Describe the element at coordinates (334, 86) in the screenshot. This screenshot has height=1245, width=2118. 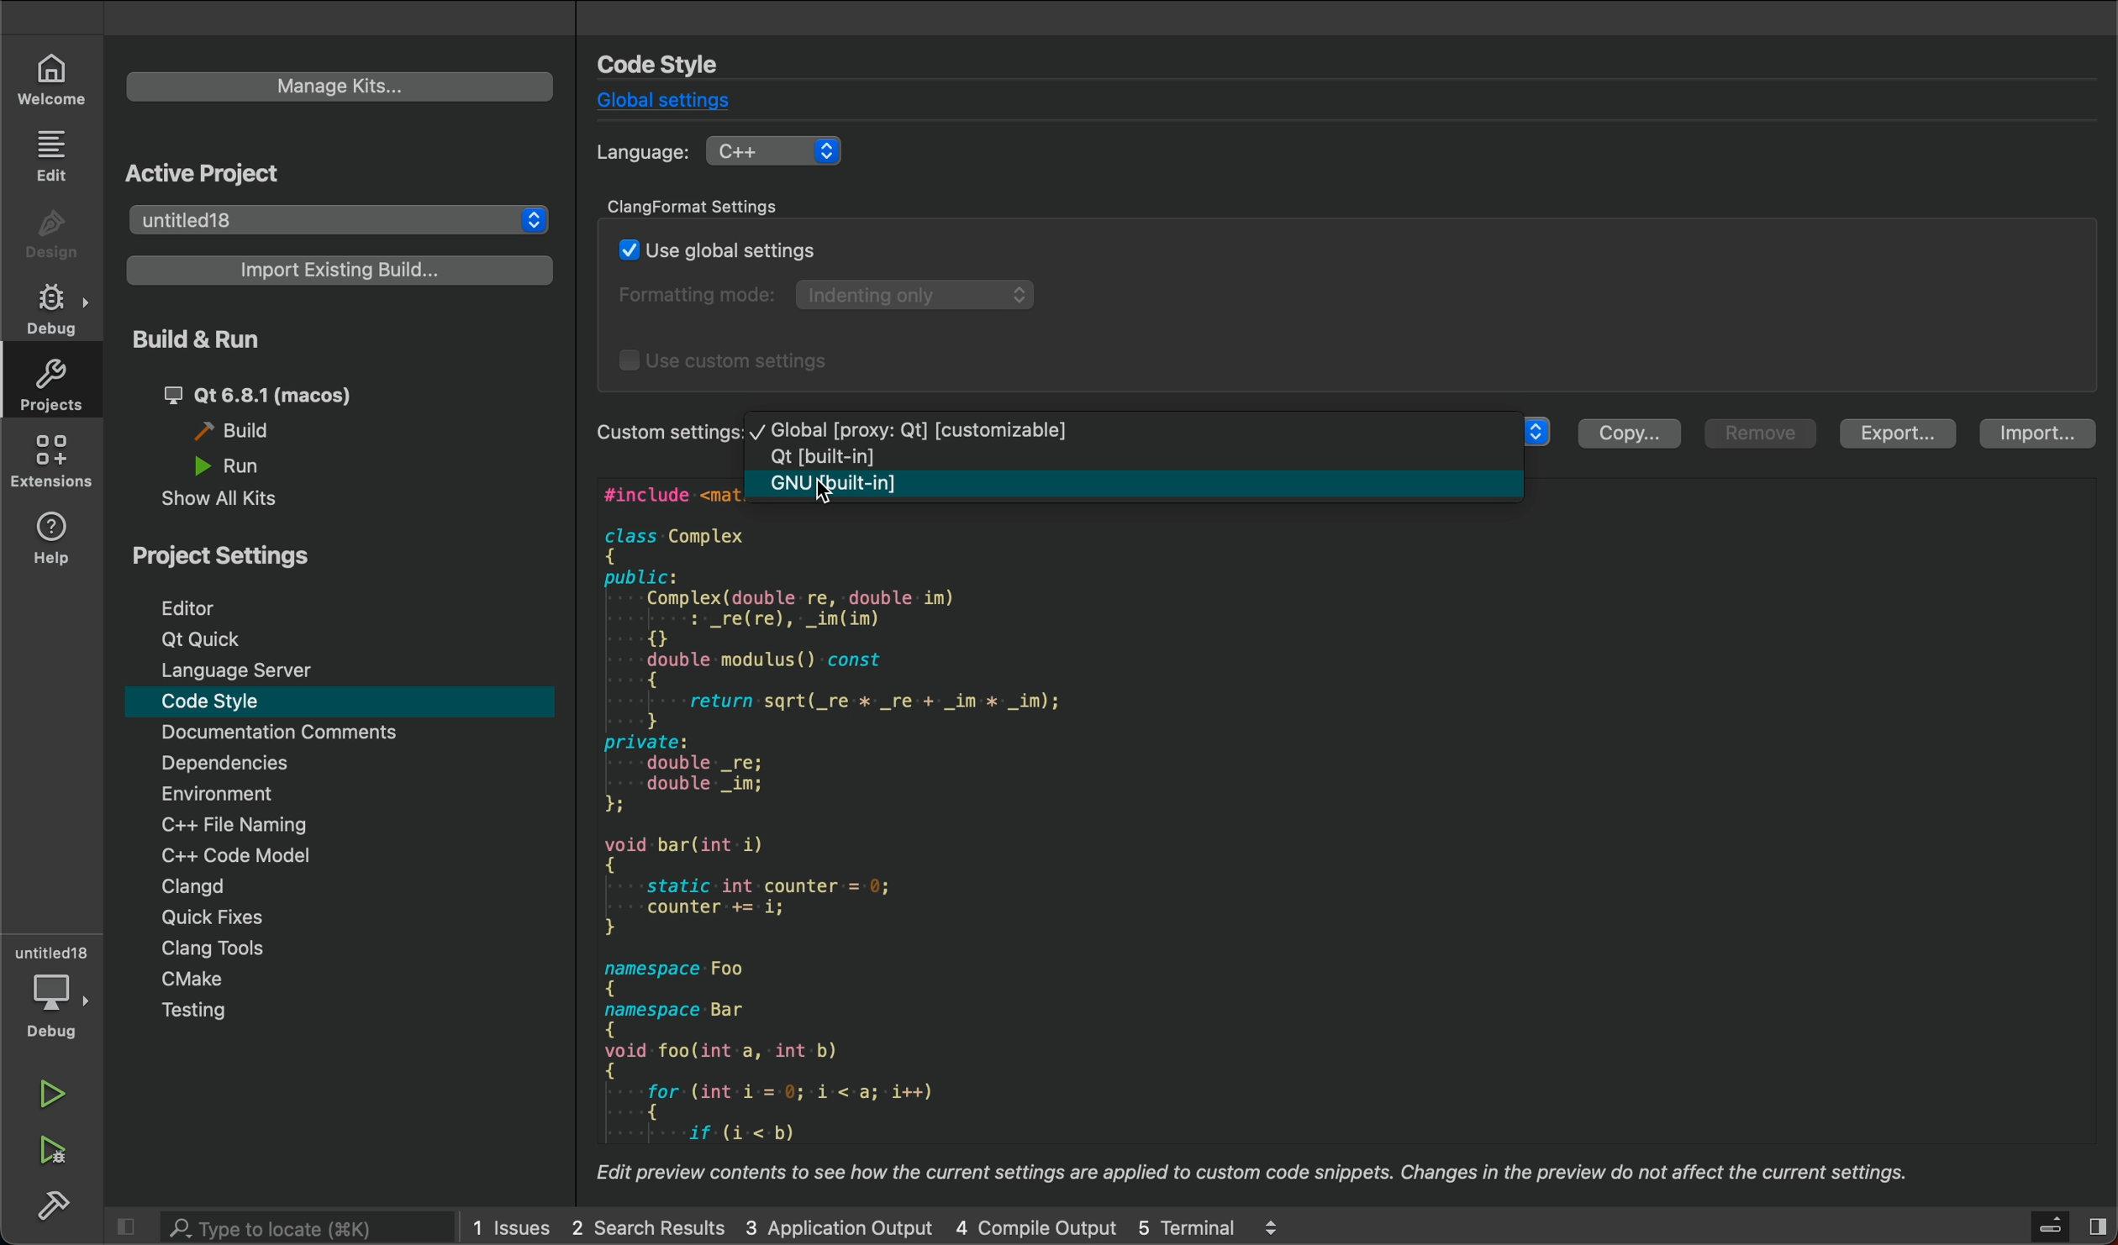
I see `manage kits` at that location.